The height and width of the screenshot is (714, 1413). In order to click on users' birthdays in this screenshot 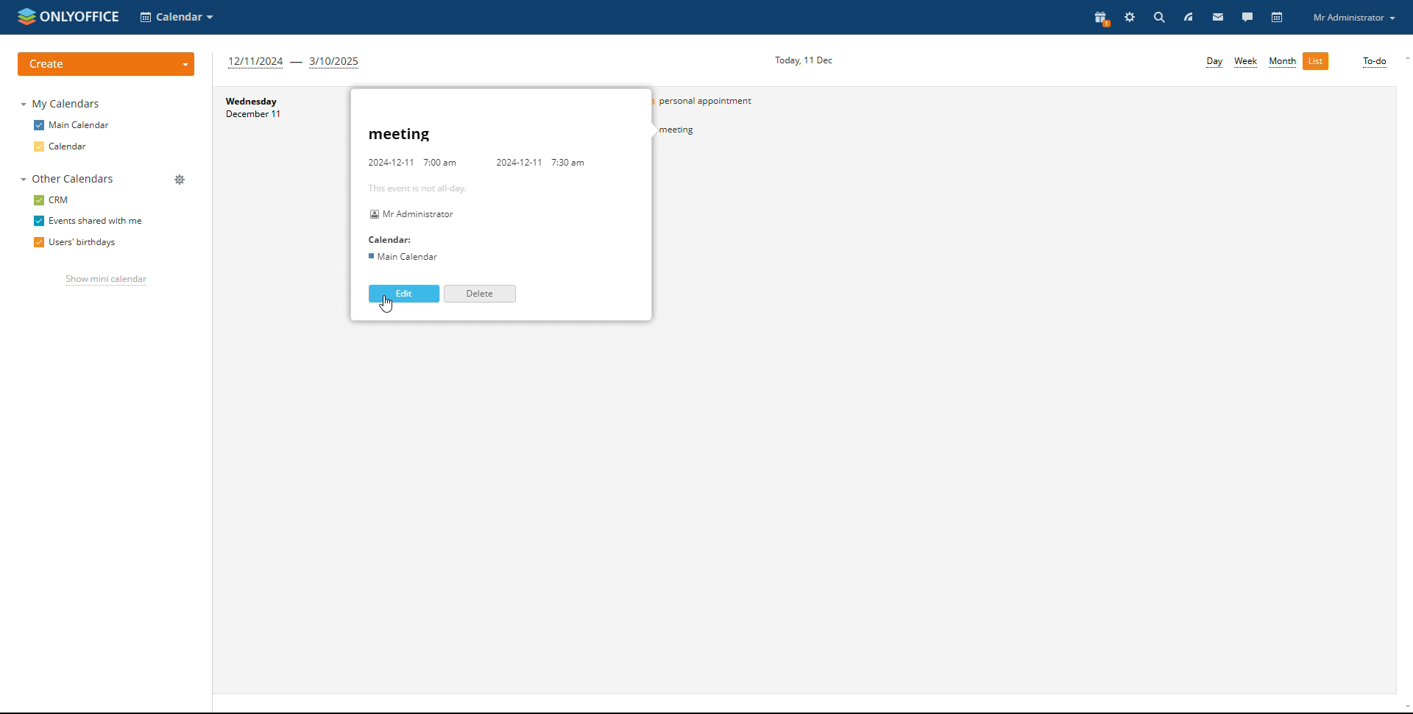, I will do `click(74, 244)`.